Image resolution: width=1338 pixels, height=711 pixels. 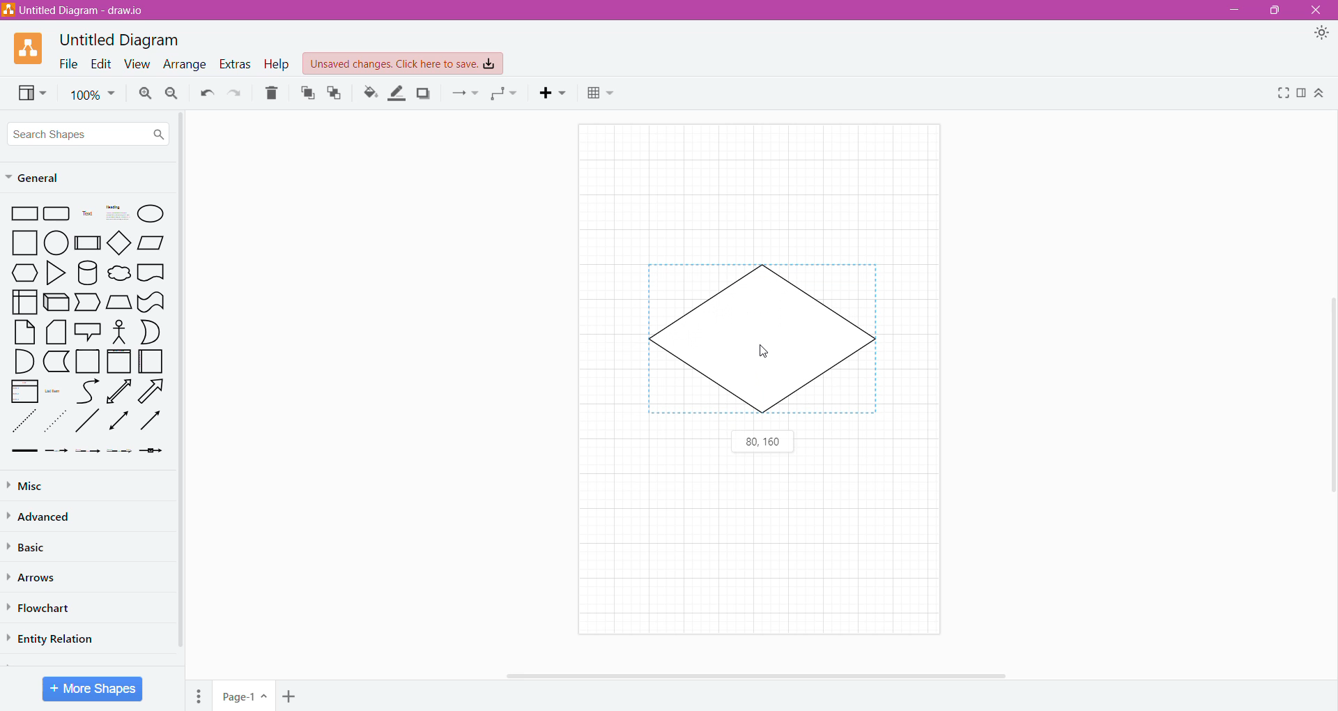 What do you see at coordinates (54, 275) in the screenshot?
I see `Triangle` at bounding box center [54, 275].